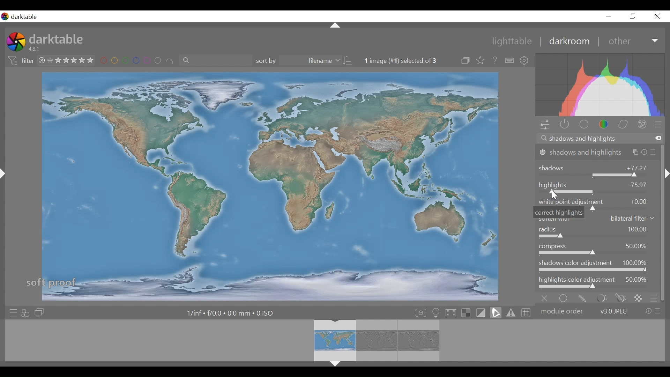 Image resolution: width=670 pixels, height=377 pixels. What do you see at coordinates (583, 124) in the screenshot?
I see `base` at bounding box center [583, 124].